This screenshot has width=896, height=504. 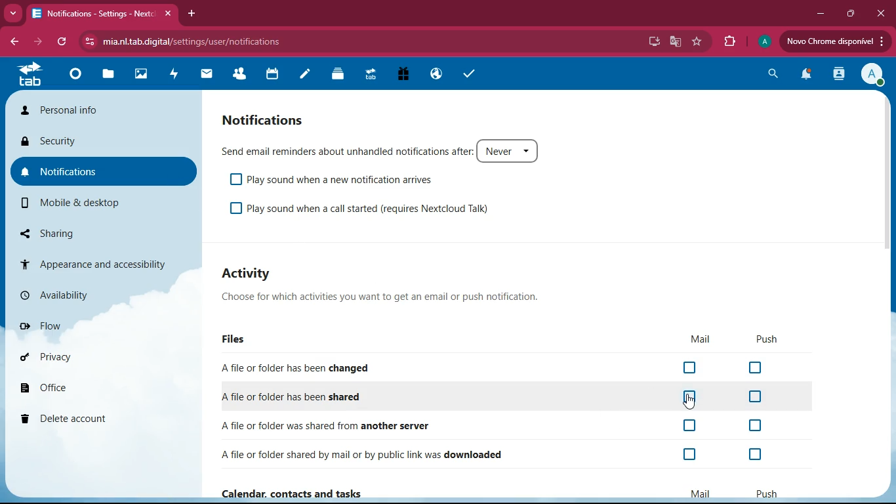 What do you see at coordinates (95, 387) in the screenshot?
I see `office` at bounding box center [95, 387].